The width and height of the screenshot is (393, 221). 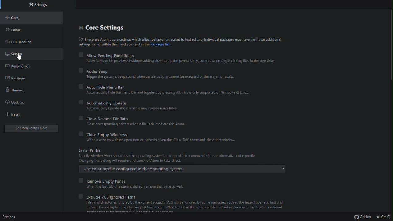 I want to click on Git Hub, so click(x=360, y=217).